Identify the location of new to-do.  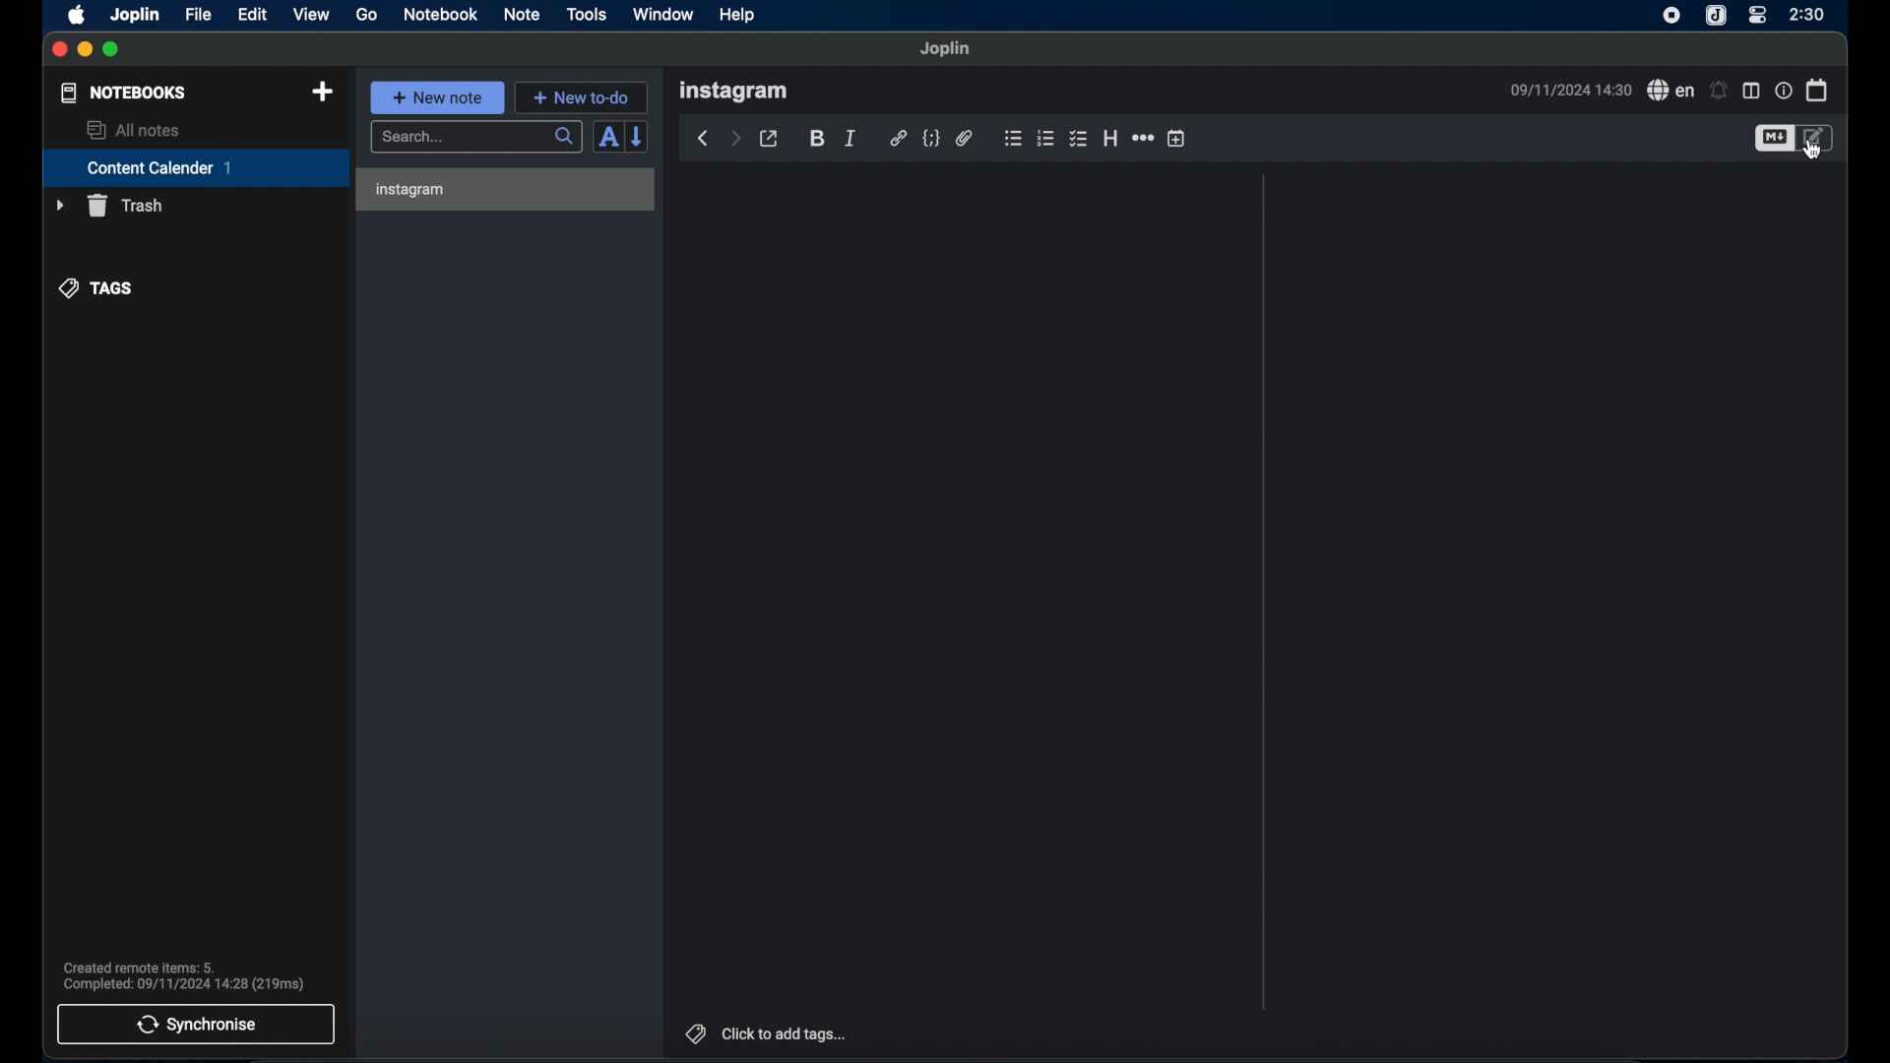
(581, 97).